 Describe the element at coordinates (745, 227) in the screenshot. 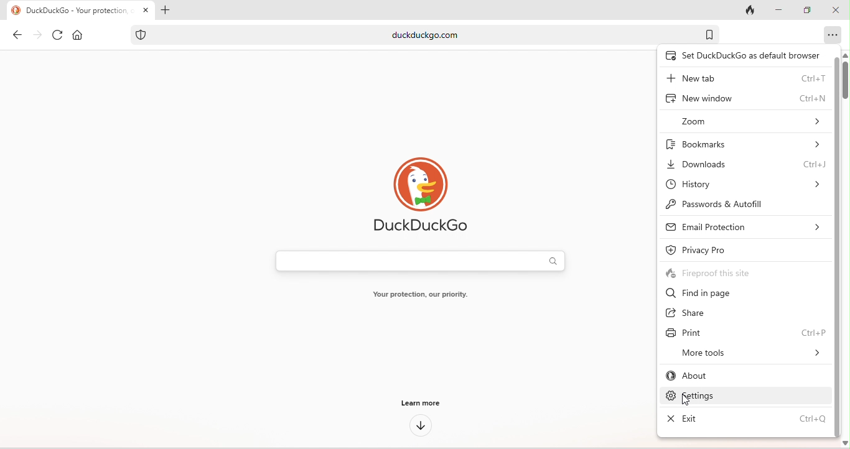

I see `email protection` at that location.